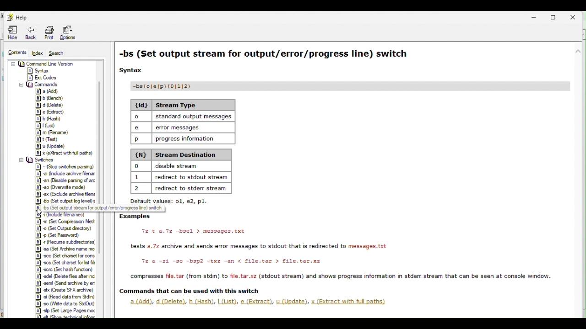 The height and width of the screenshot is (329, 586). What do you see at coordinates (50, 32) in the screenshot?
I see `print` at bounding box center [50, 32].